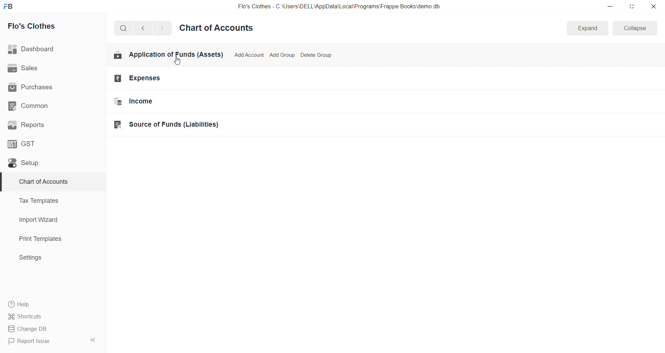 Image resolution: width=665 pixels, height=353 pixels. I want to click on navigate forward, so click(162, 28).